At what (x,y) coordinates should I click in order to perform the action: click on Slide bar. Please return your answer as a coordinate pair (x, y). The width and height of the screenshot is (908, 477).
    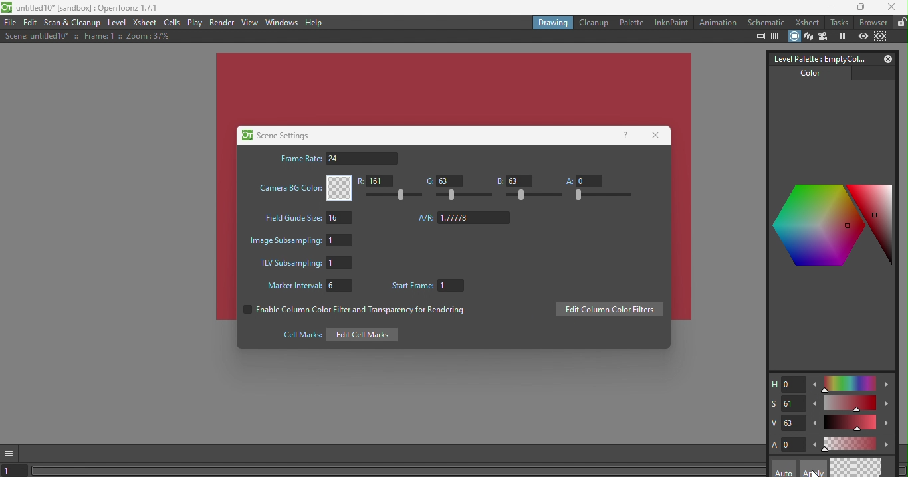
    Looking at the image, I should click on (850, 443).